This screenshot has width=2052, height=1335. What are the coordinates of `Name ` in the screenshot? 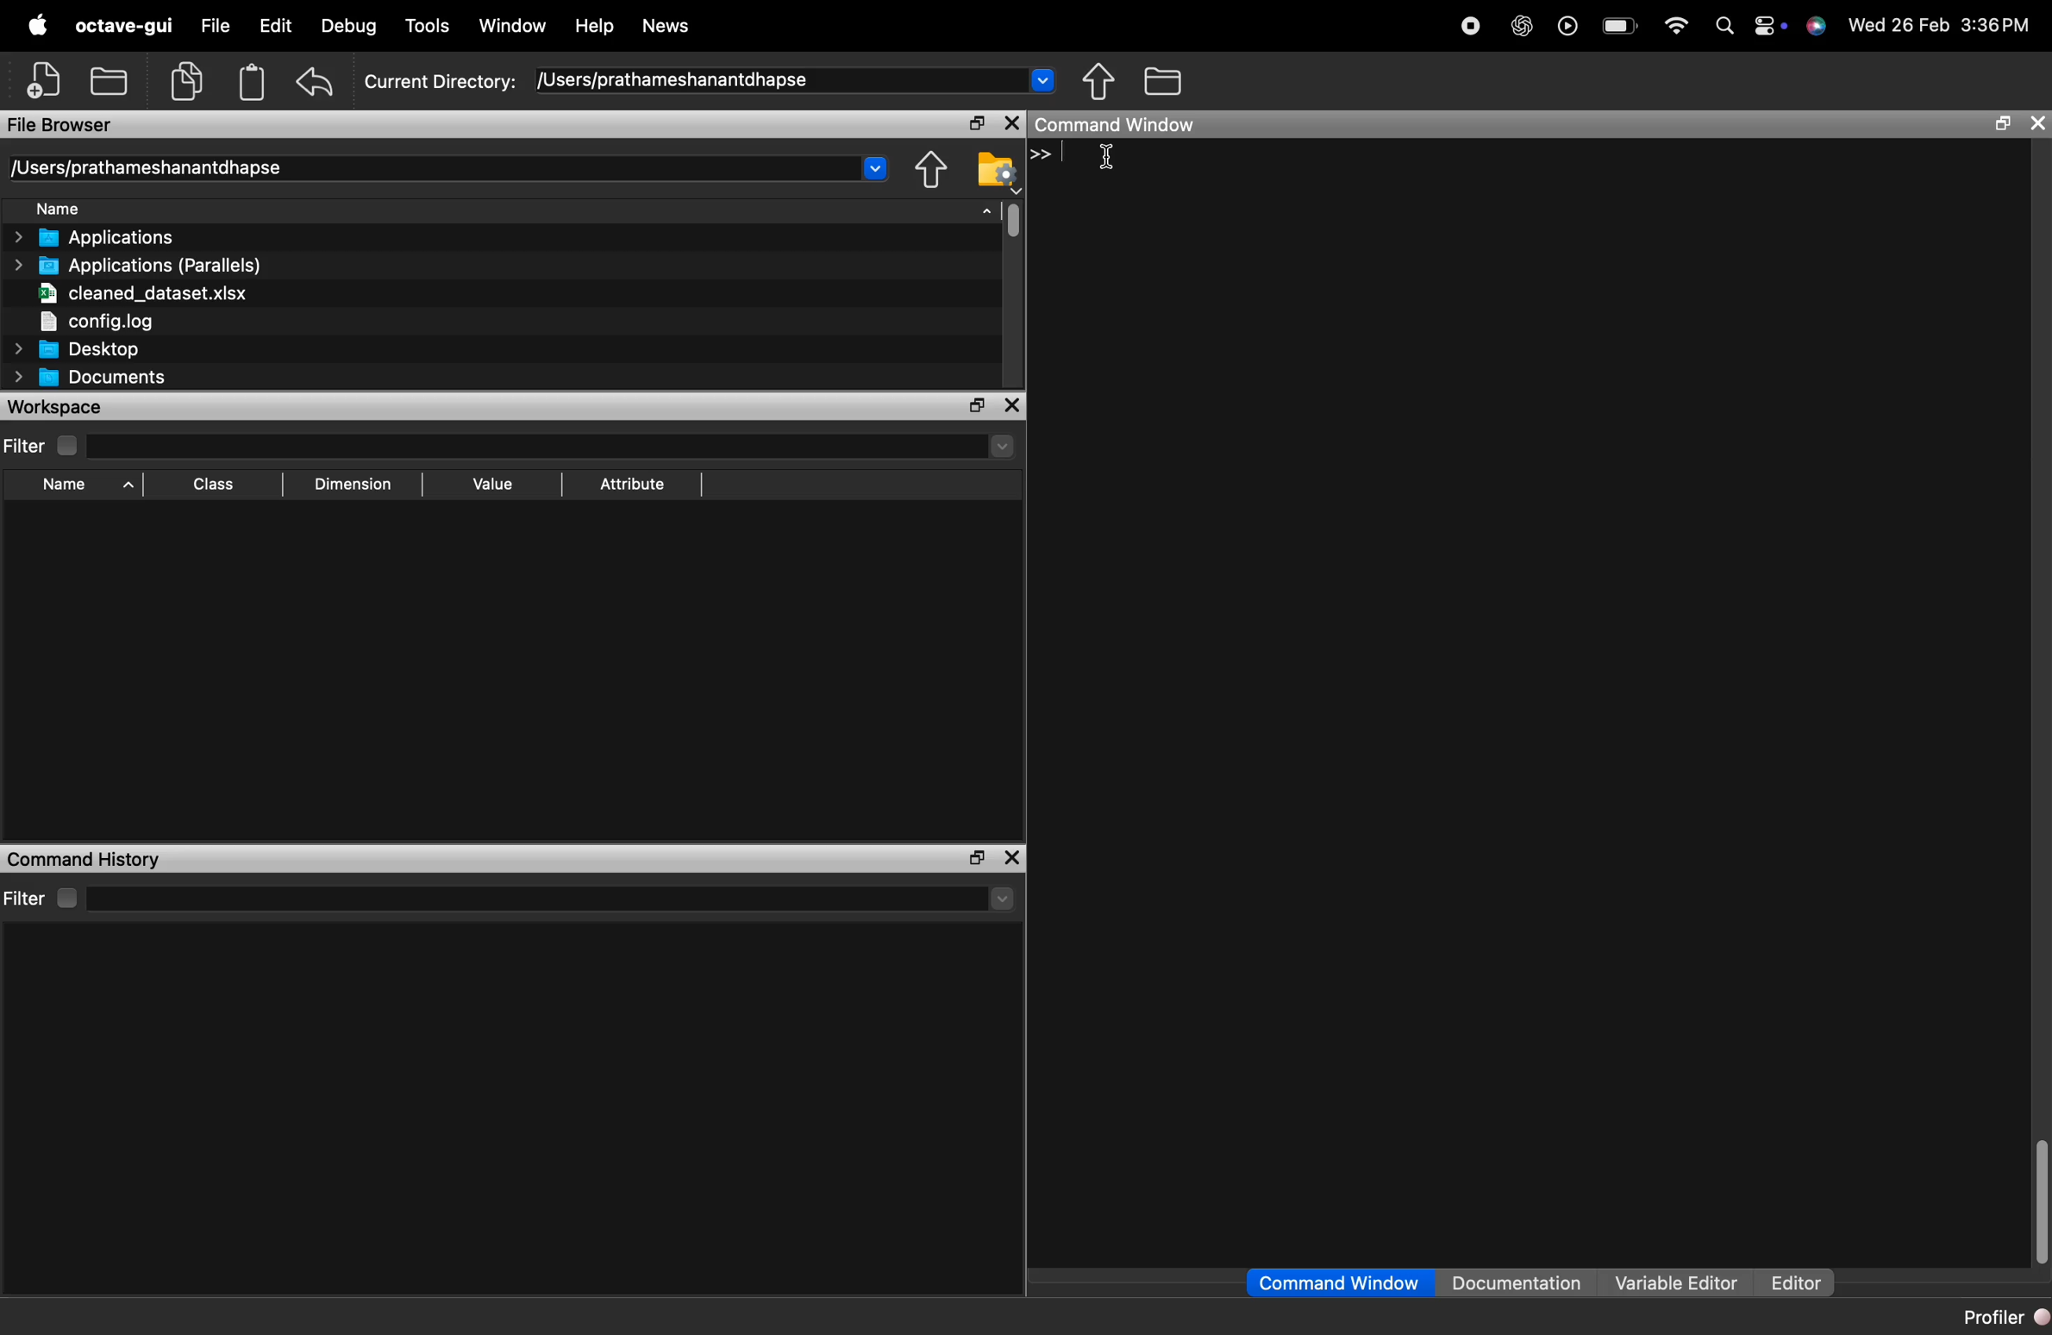 It's located at (83, 488).